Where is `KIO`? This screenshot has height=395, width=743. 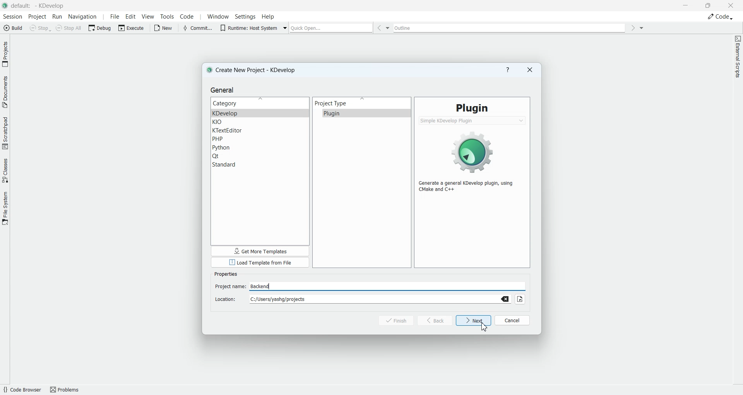 KIO is located at coordinates (260, 122).